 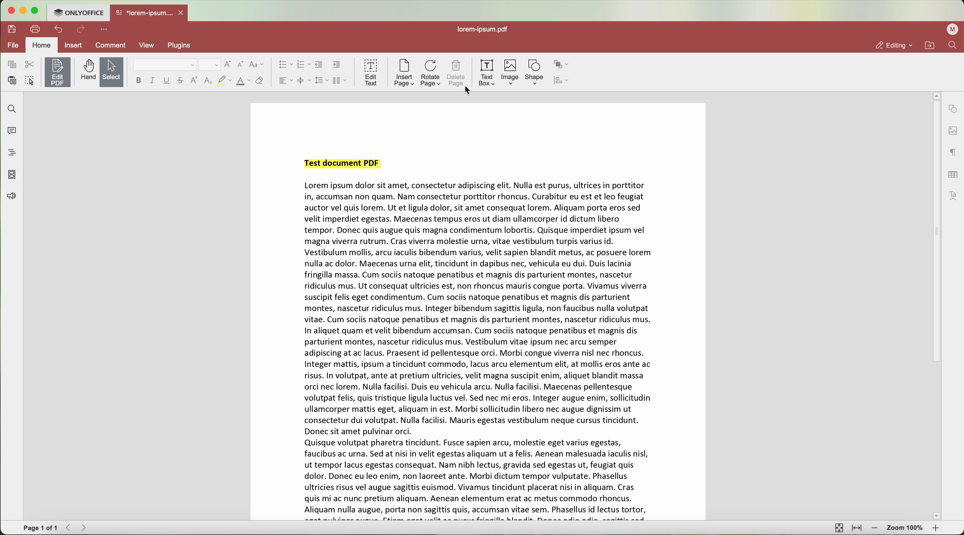 What do you see at coordinates (561, 65) in the screenshot?
I see `arrange shape` at bounding box center [561, 65].